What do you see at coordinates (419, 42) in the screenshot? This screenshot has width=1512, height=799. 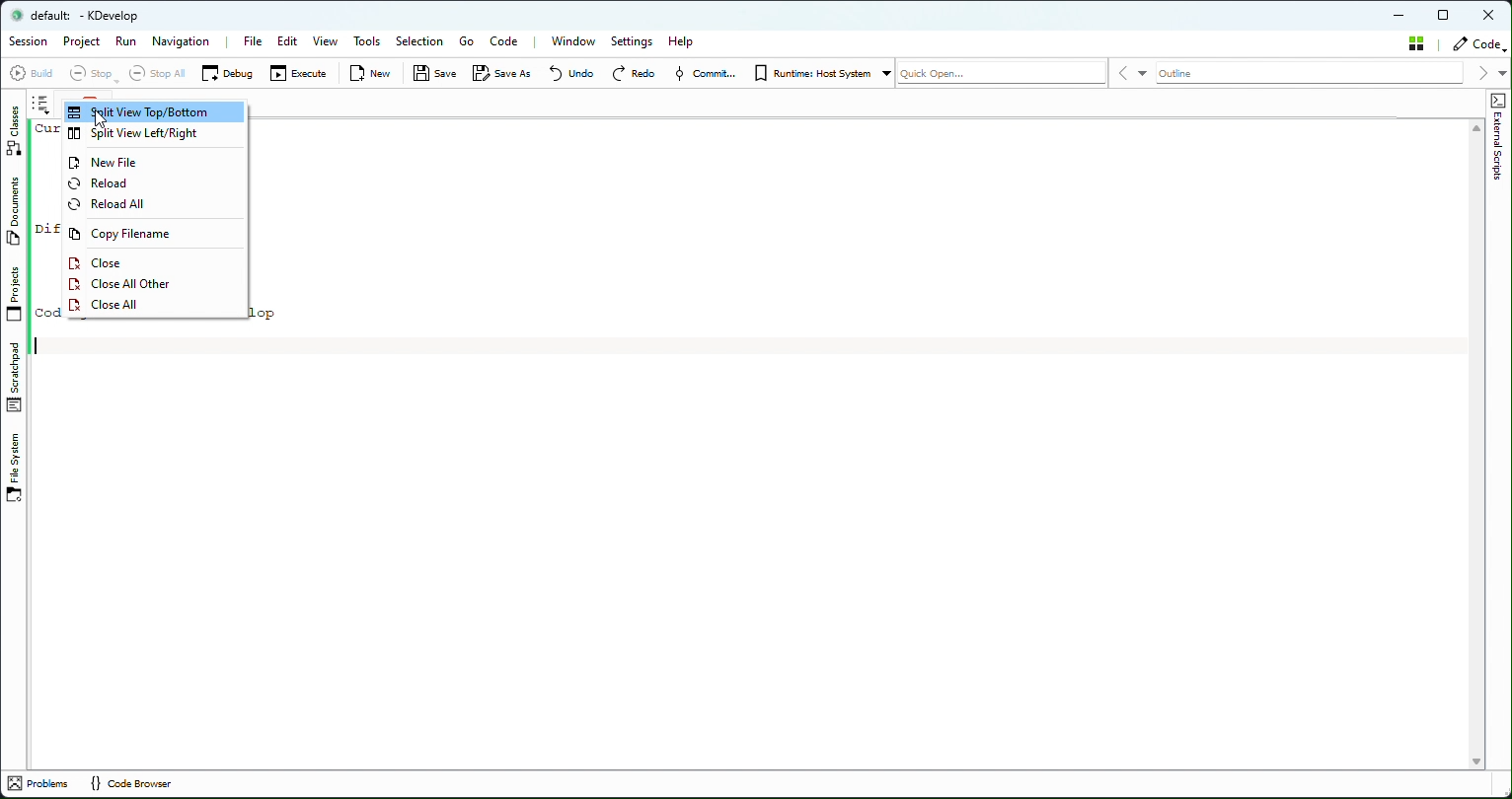 I see `Selection` at bounding box center [419, 42].